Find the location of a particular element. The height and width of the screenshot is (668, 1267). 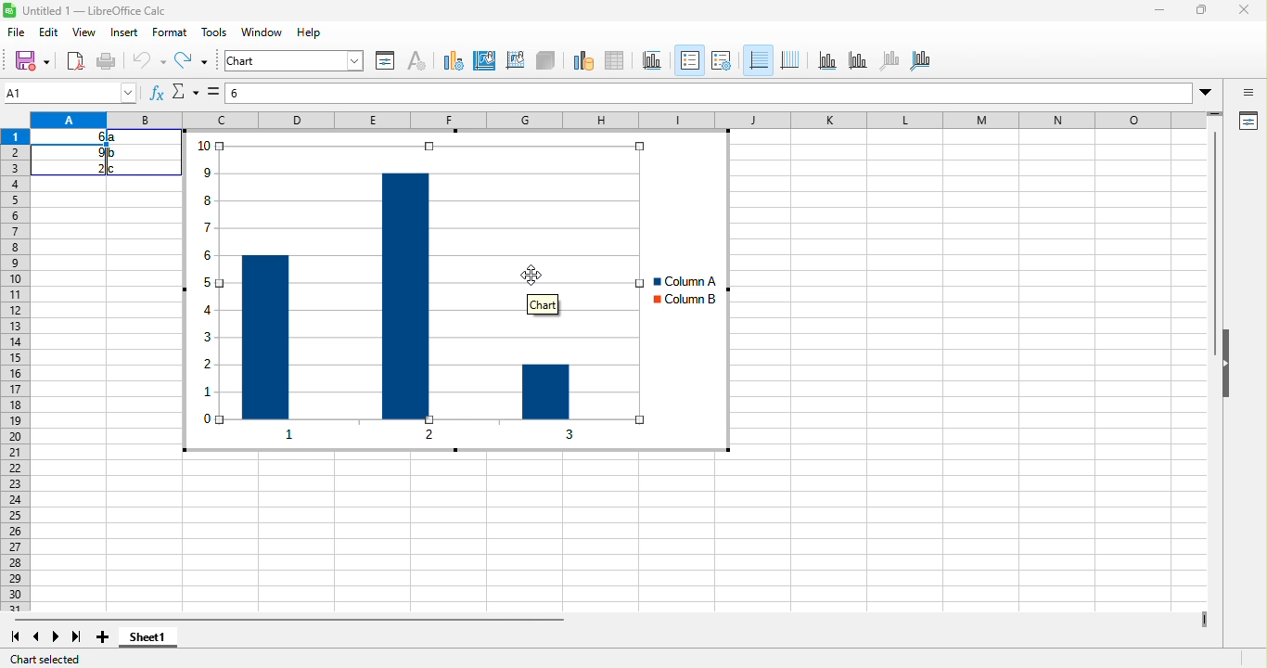

b is located at coordinates (113, 153).